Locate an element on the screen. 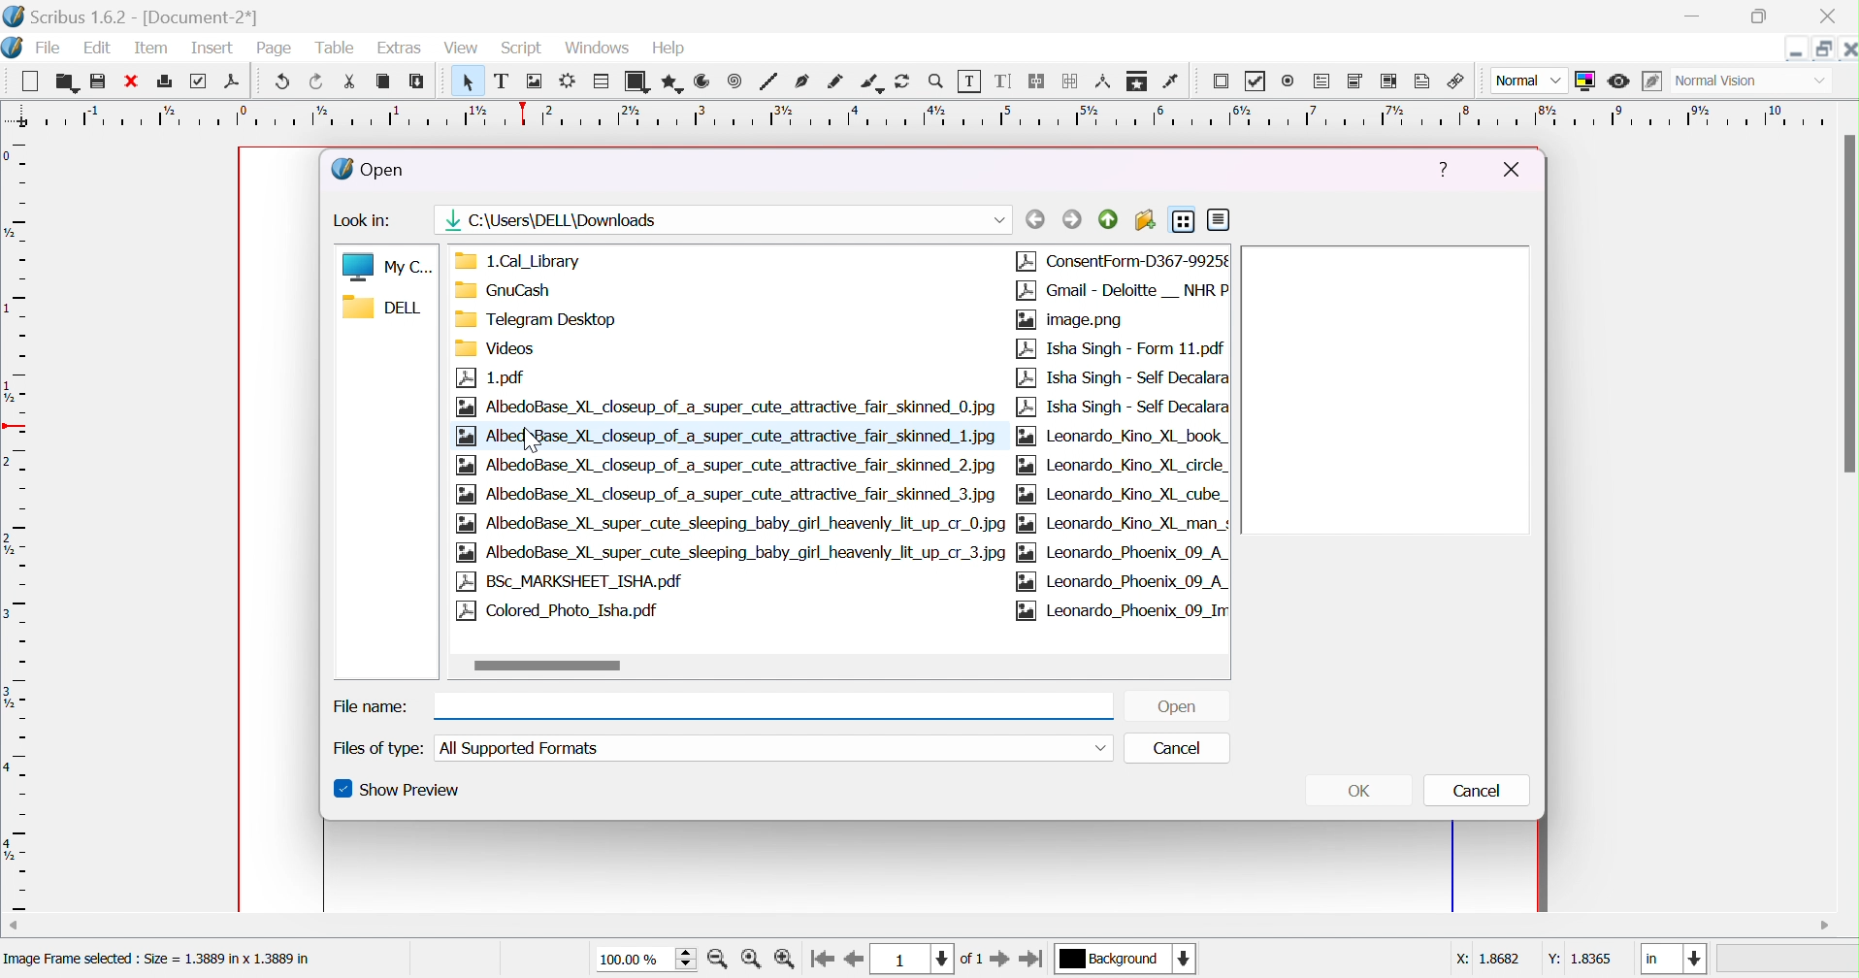 This screenshot has height=978, width=1859. close is located at coordinates (1830, 16).